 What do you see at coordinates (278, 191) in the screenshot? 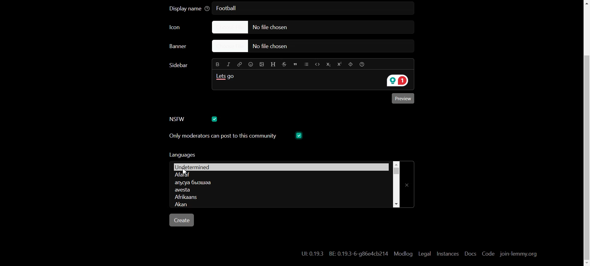
I see `Language` at bounding box center [278, 191].